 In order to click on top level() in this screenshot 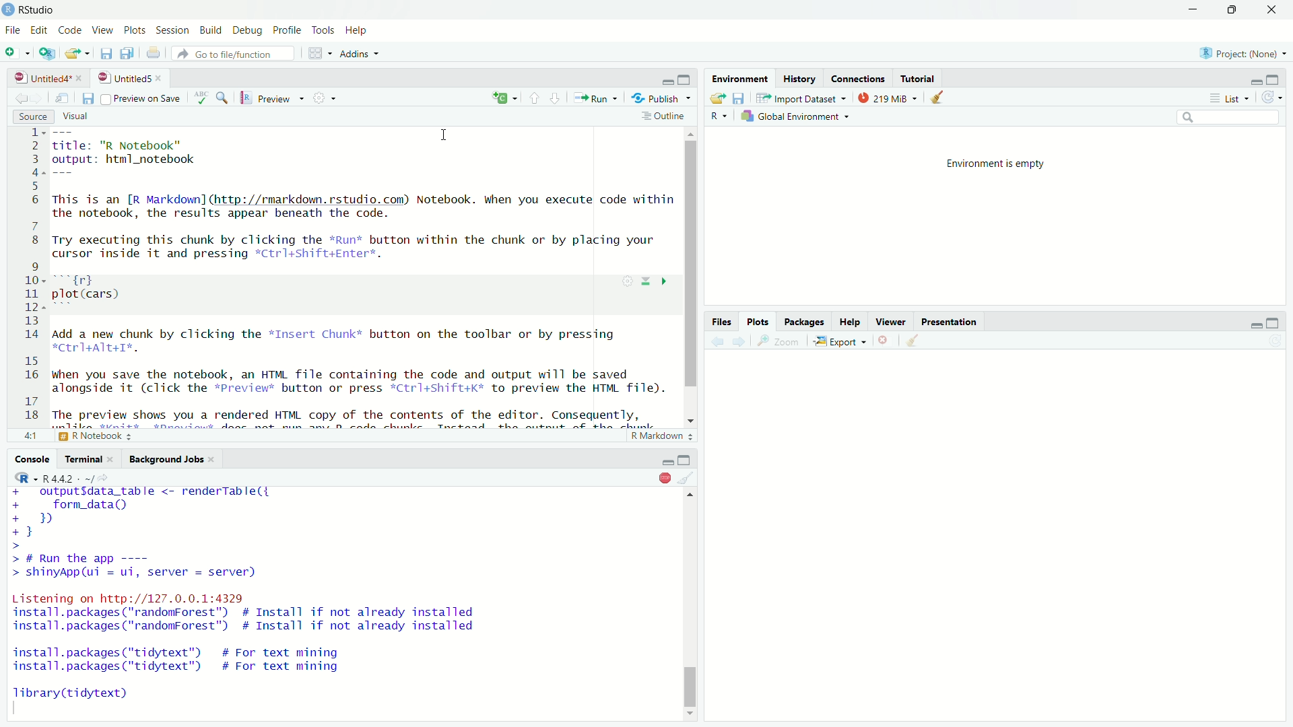, I will do `click(83, 436)`.